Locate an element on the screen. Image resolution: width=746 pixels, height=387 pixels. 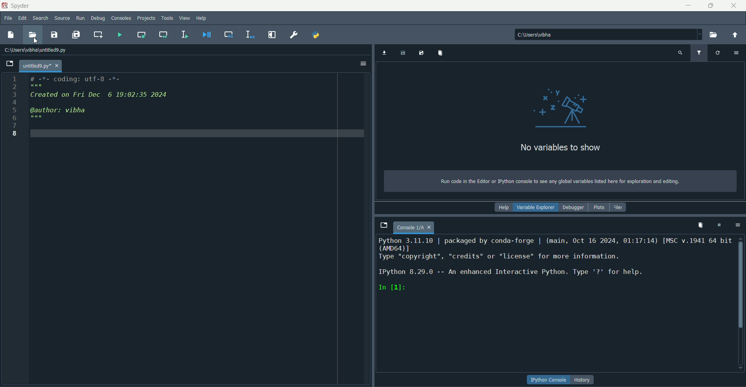
Open file is located at coordinates (10, 64).